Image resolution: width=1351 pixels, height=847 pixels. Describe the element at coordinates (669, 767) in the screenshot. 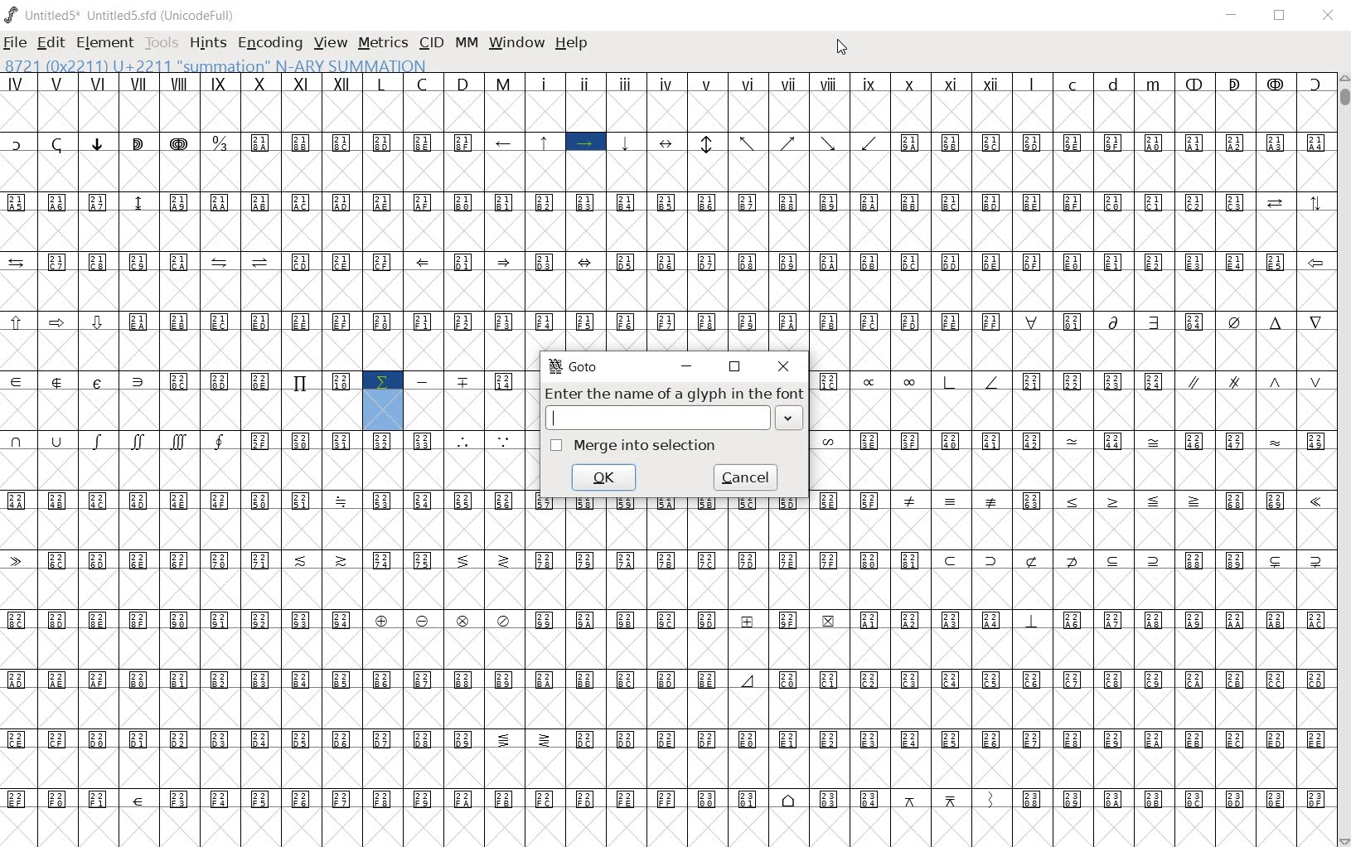

I see `empty cells` at that location.